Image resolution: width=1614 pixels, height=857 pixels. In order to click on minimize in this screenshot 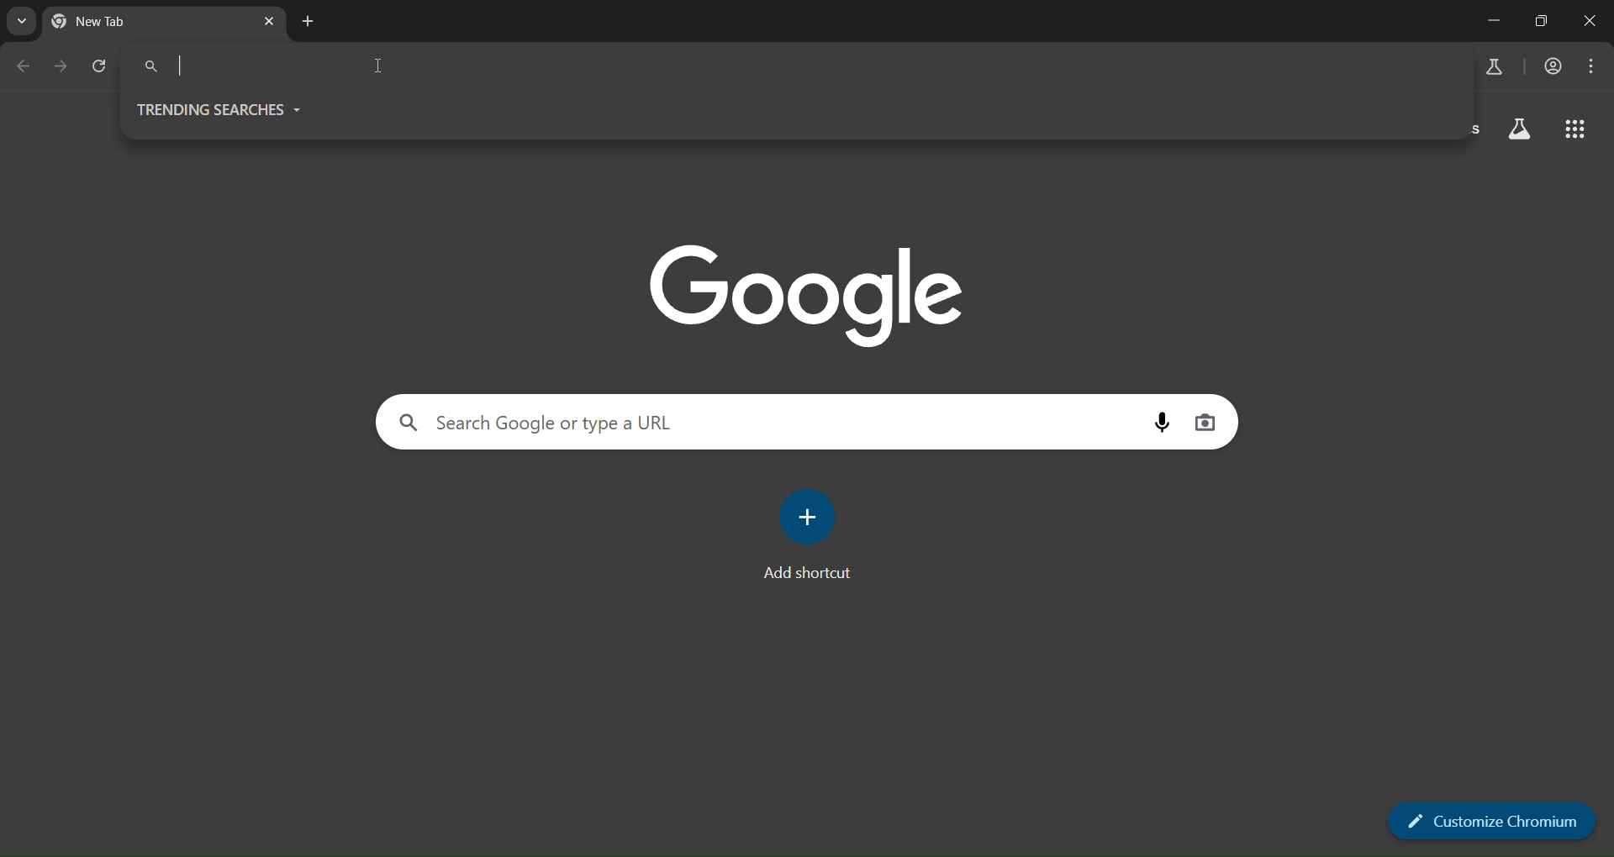, I will do `click(1490, 20)`.